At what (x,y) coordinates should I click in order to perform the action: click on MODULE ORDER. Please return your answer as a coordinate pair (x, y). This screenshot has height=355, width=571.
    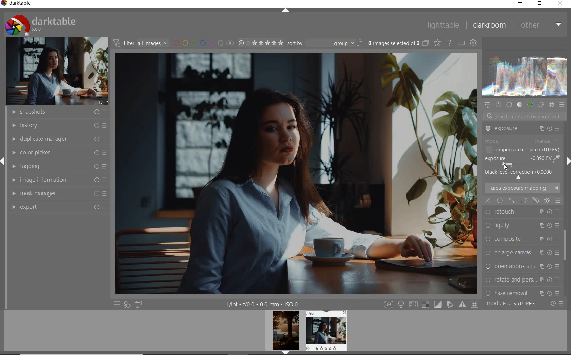
    Looking at the image, I should click on (512, 304).